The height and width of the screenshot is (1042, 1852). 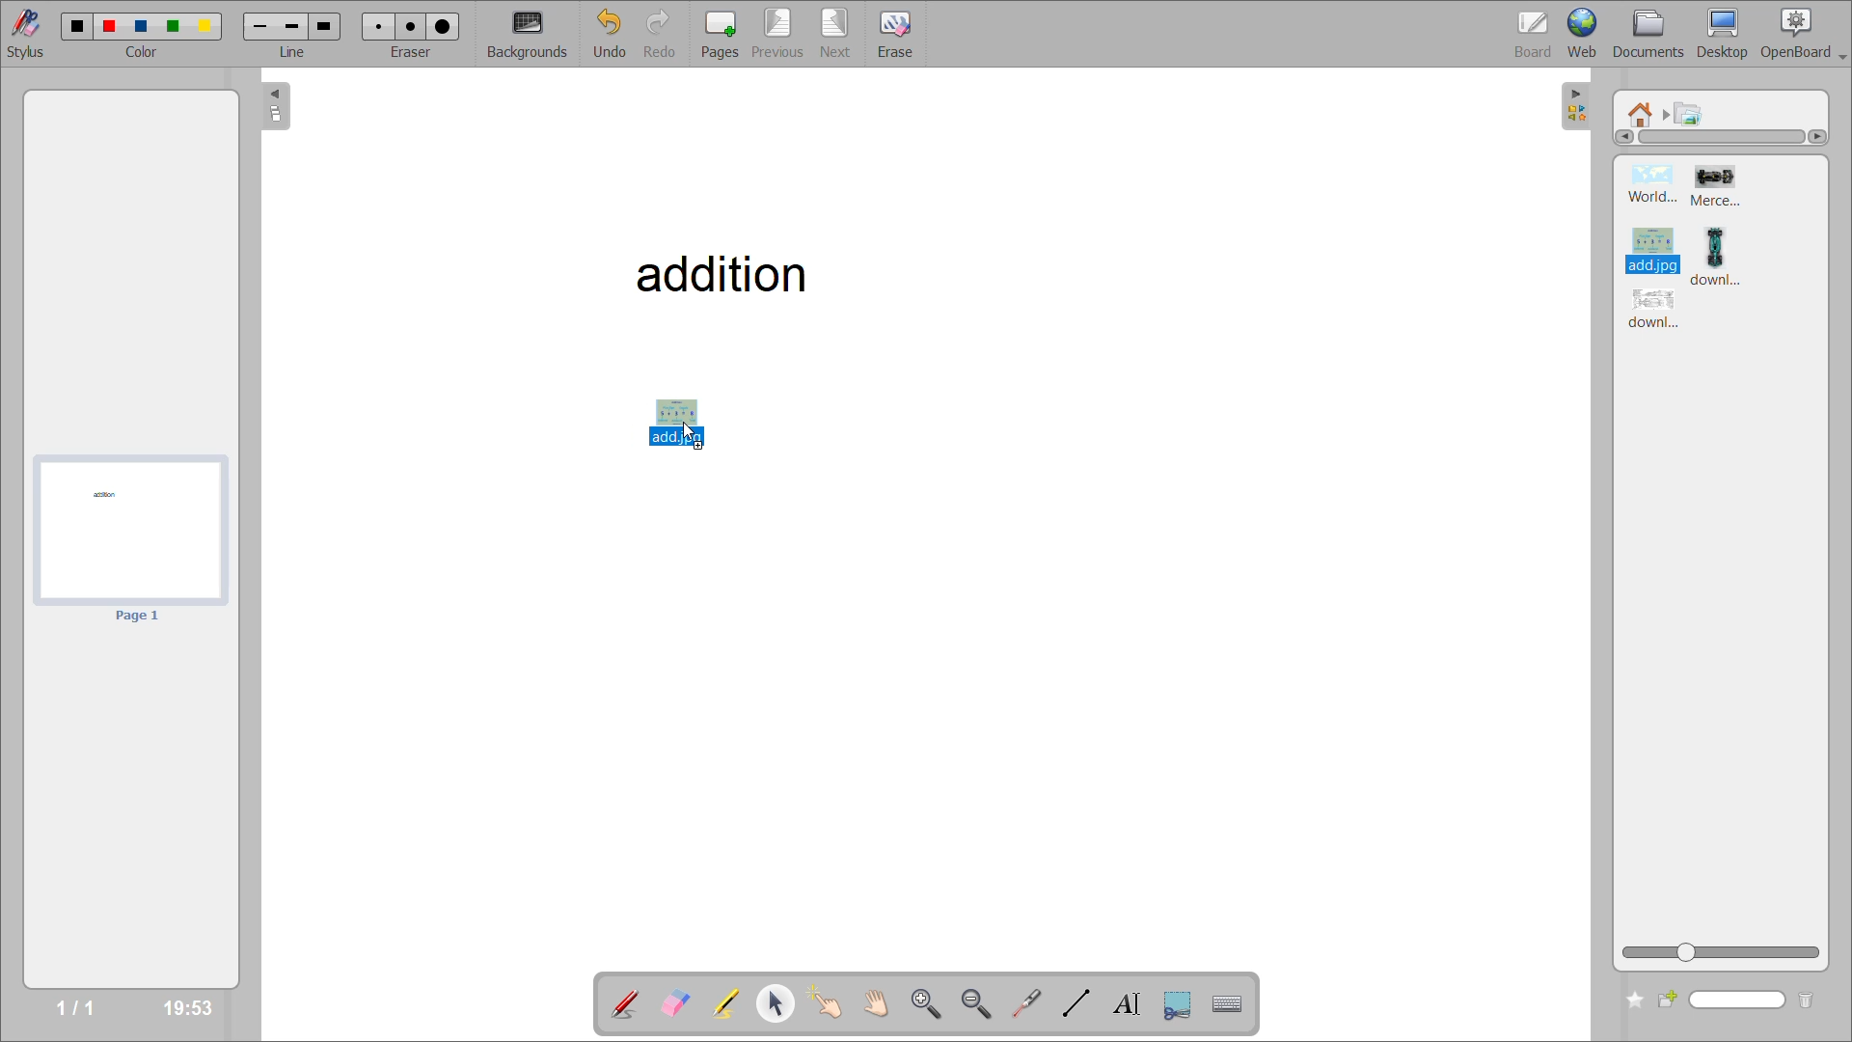 I want to click on drag to, so click(x=694, y=434).